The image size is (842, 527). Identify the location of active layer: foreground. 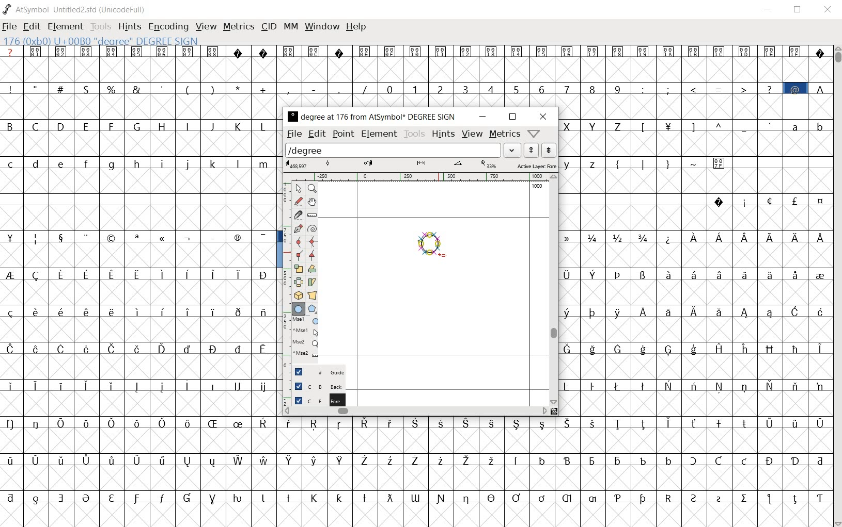
(420, 164).